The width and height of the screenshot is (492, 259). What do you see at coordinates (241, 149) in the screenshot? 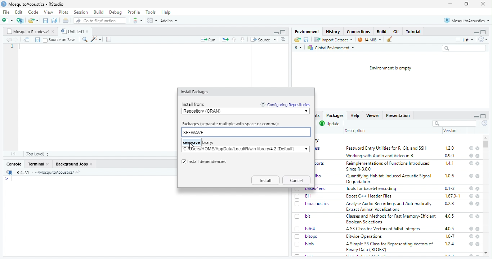
I see `C:/Users/HOME/AppData/Local/R/win-library/4.2 [Default]` at bounding box center [241, 149].